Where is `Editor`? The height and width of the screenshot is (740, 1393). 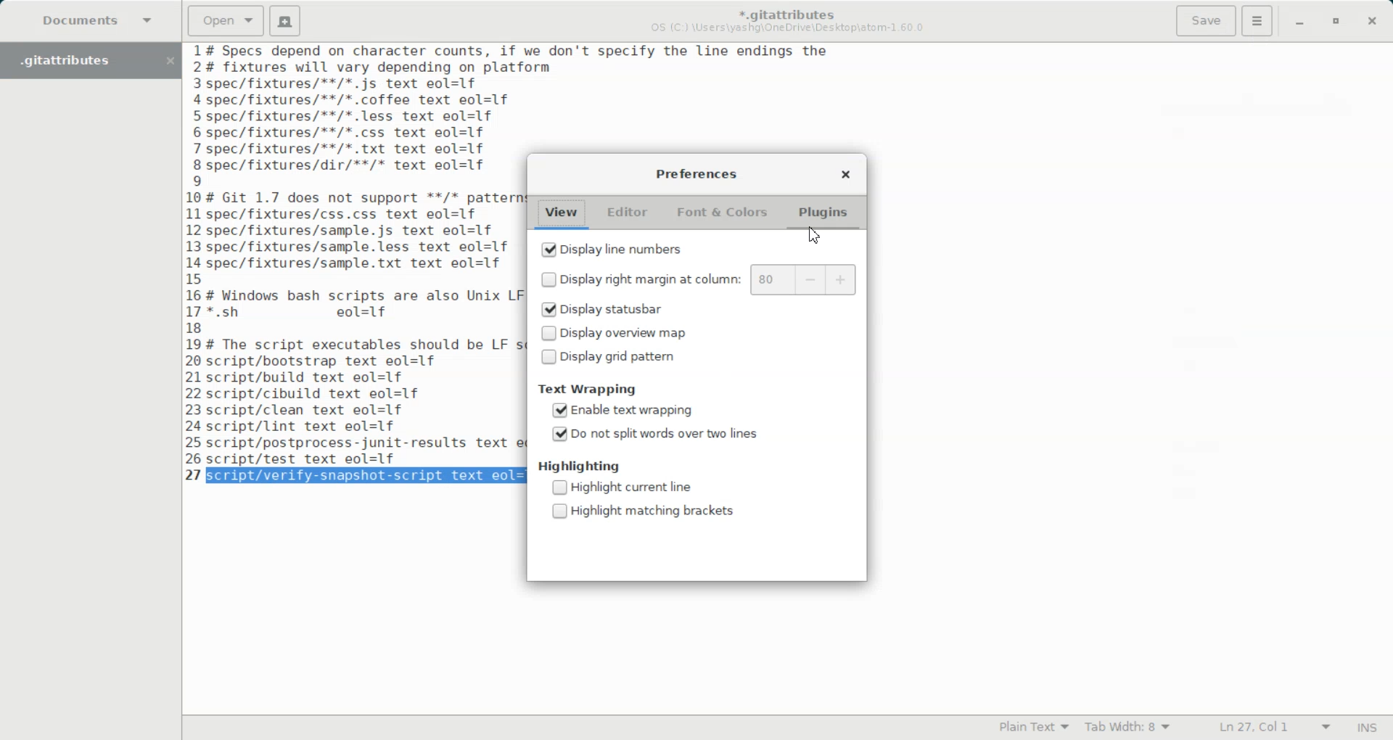 Editor is located at coordinates (627, 213).